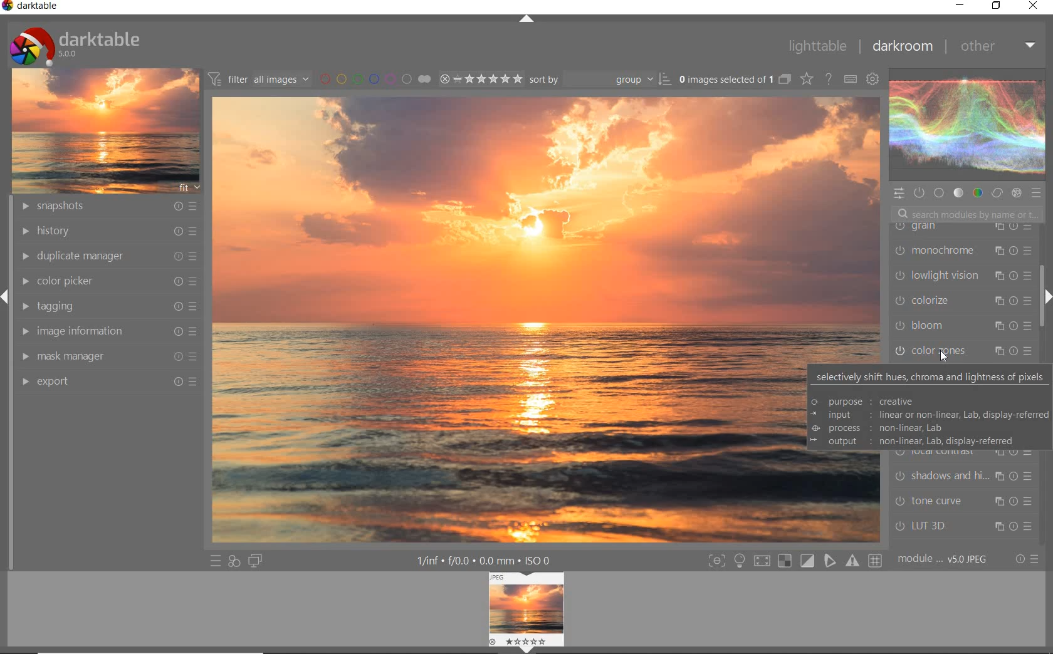  I want to click on bloom, so click(963, 328).